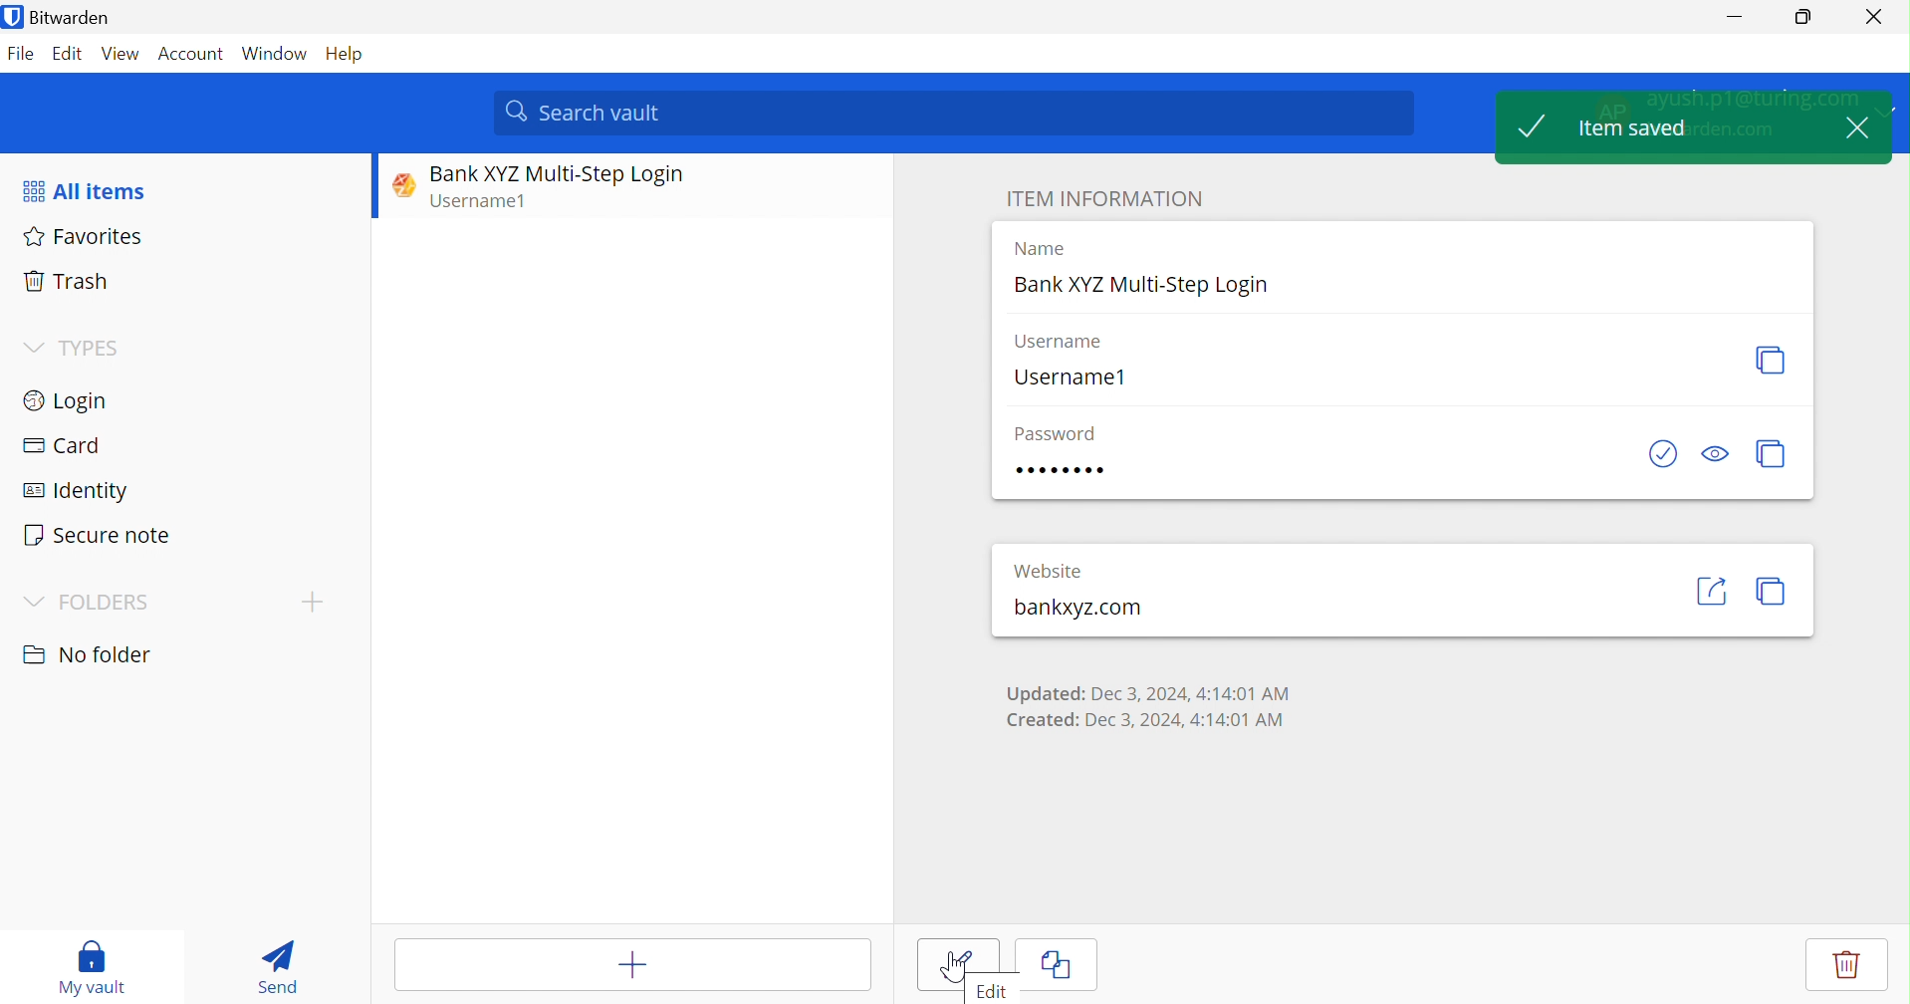  I want to click on Item information, so click(1115, 201).